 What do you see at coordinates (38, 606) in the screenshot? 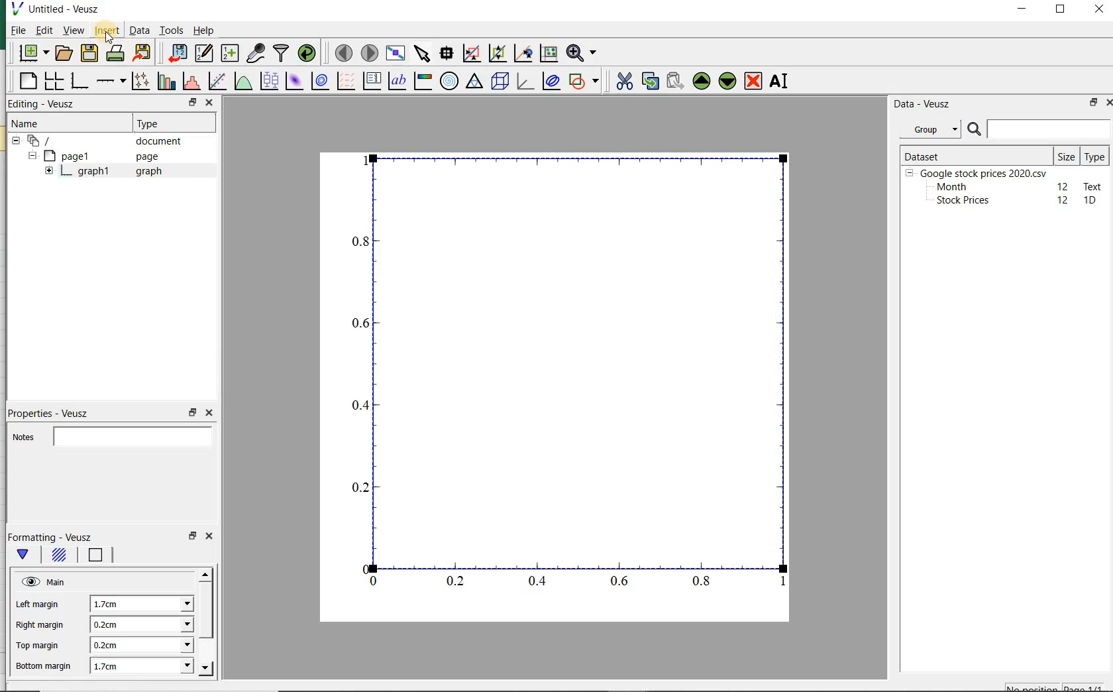
I see `Left margin` at bounding box center [38, 606].